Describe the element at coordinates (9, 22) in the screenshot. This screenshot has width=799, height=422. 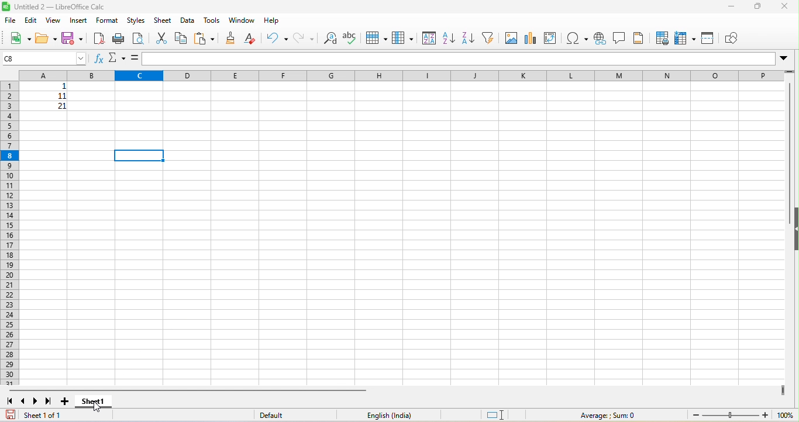
I see `file` at that location.